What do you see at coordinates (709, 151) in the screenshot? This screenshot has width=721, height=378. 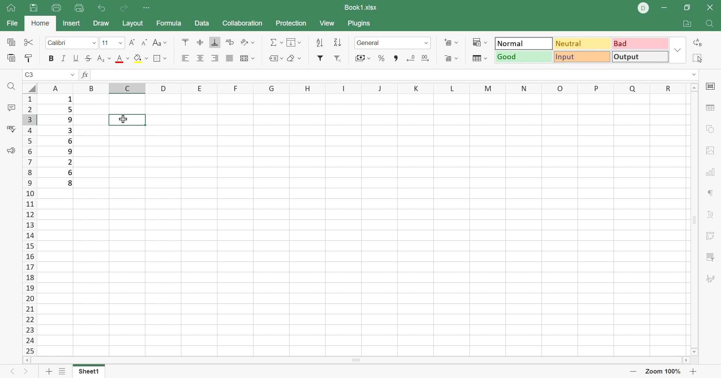 I see `image settings` at bounding box center [709, 151].